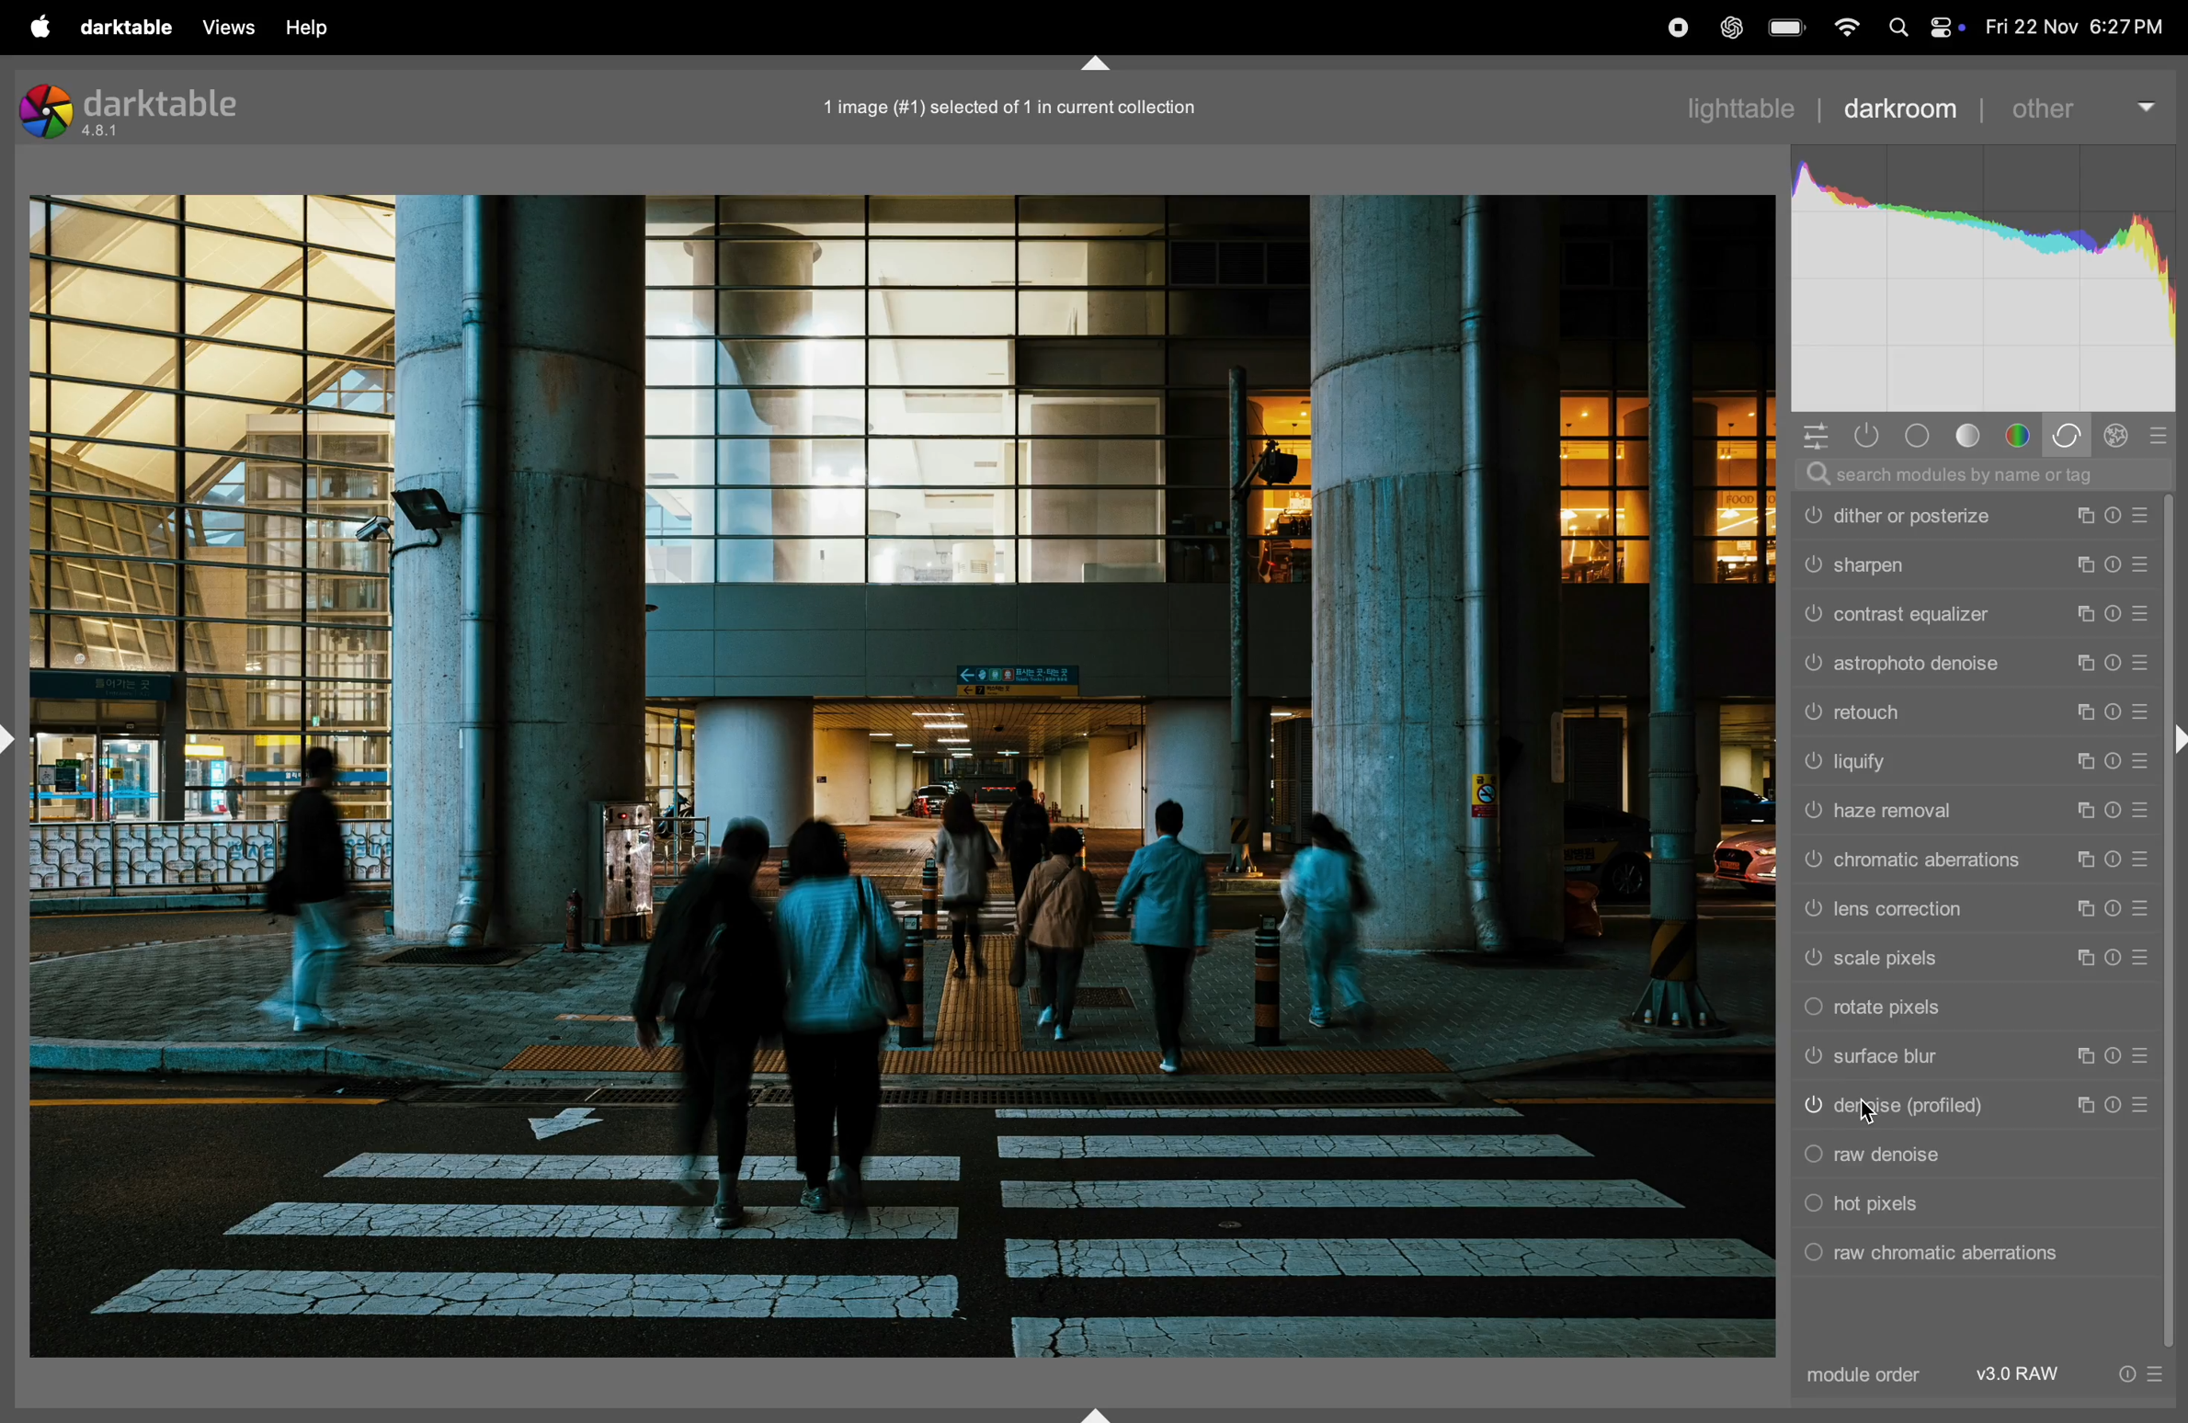  I want to click on hazel removal, so click(1970, 808).